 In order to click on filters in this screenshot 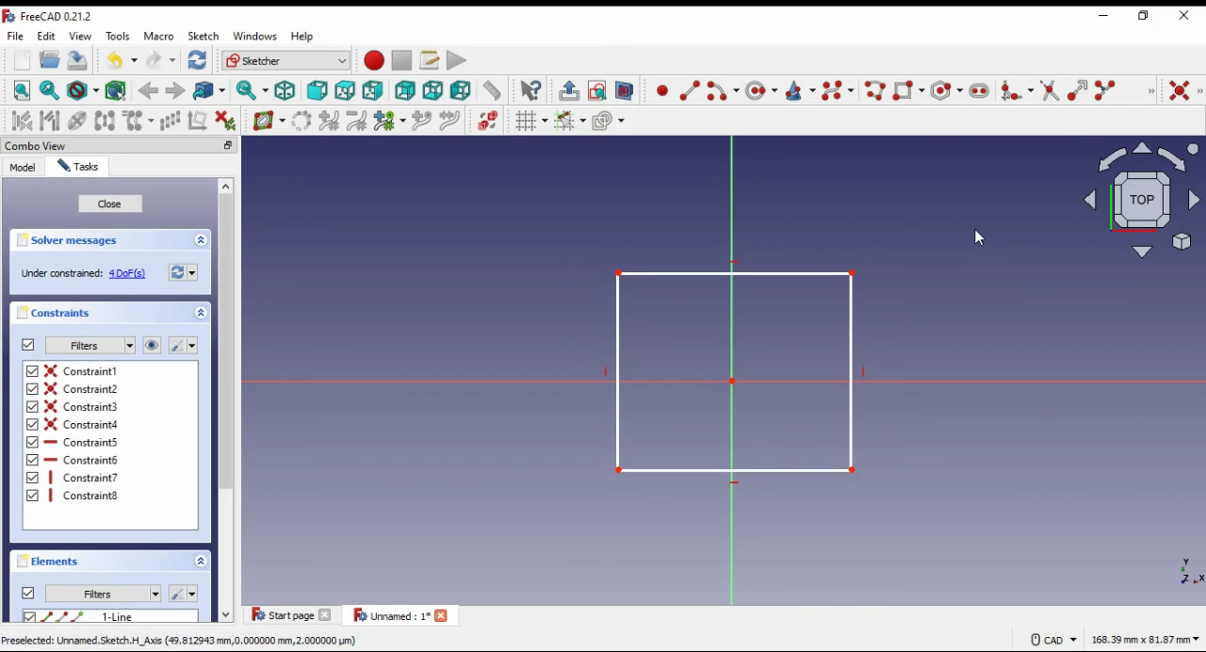, I will do `click(103, 594)`.